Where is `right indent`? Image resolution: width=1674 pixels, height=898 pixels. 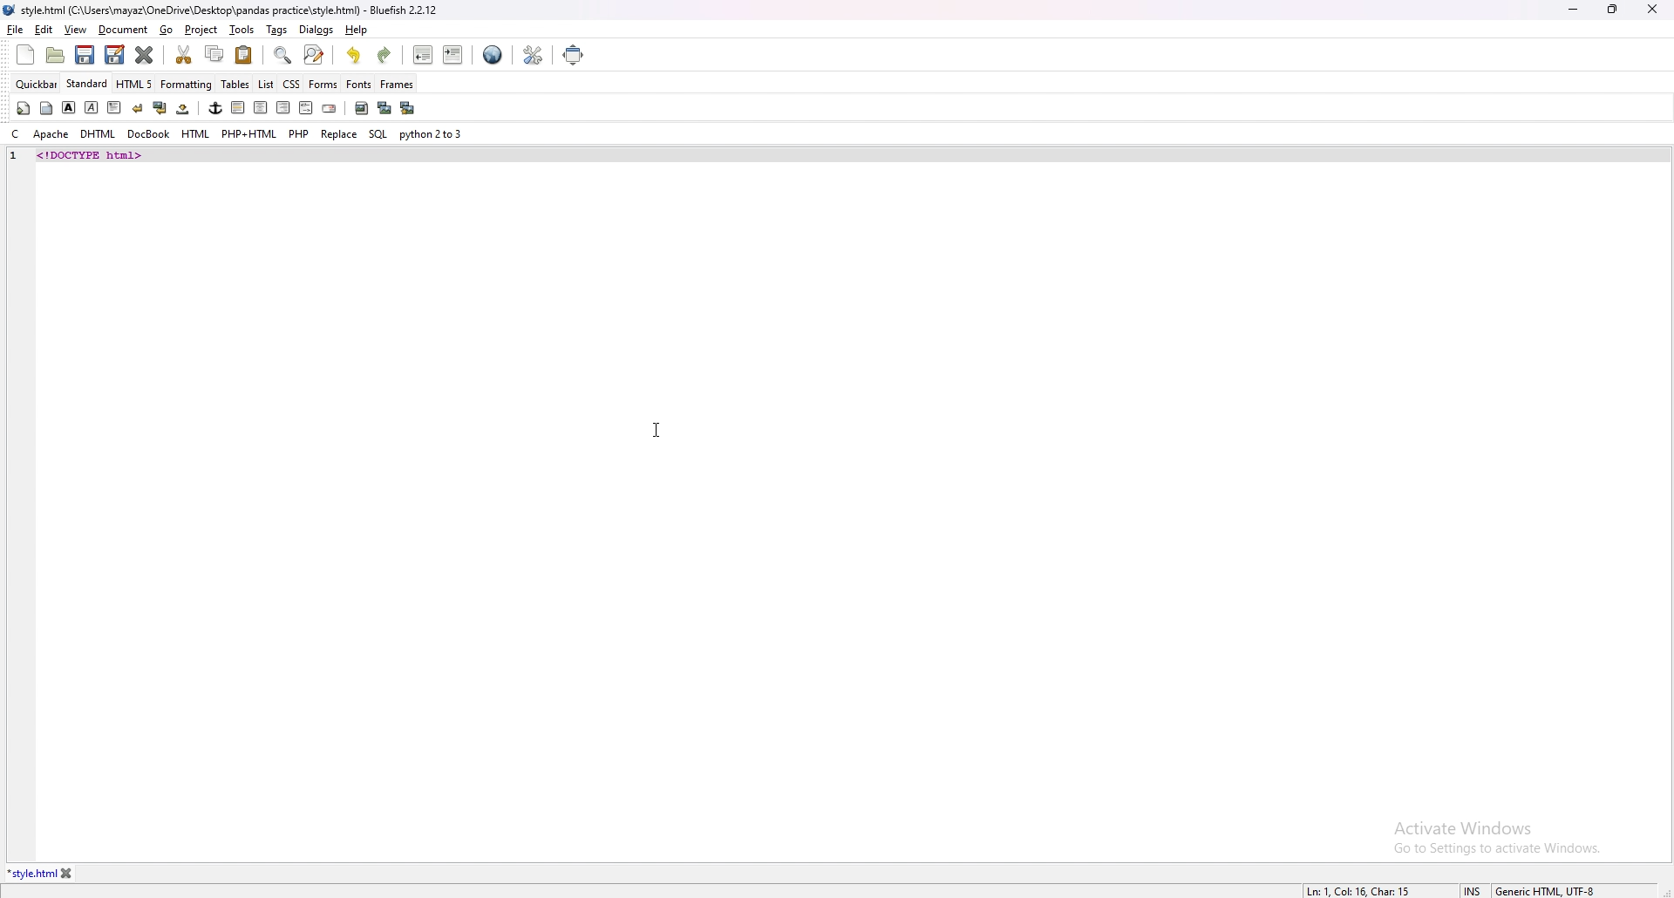
right indent is located at coordinates (281, 107).